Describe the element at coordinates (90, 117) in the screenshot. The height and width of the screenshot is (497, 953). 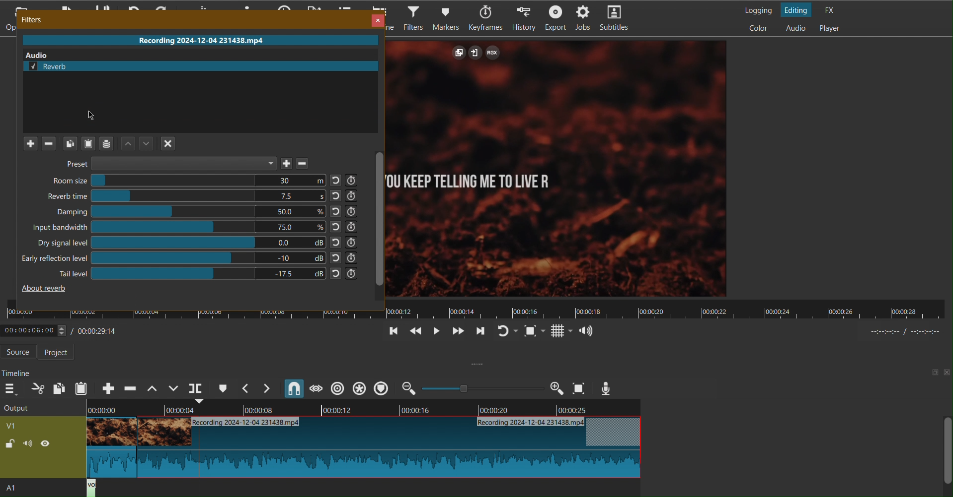
I see `Cursor` at that location.